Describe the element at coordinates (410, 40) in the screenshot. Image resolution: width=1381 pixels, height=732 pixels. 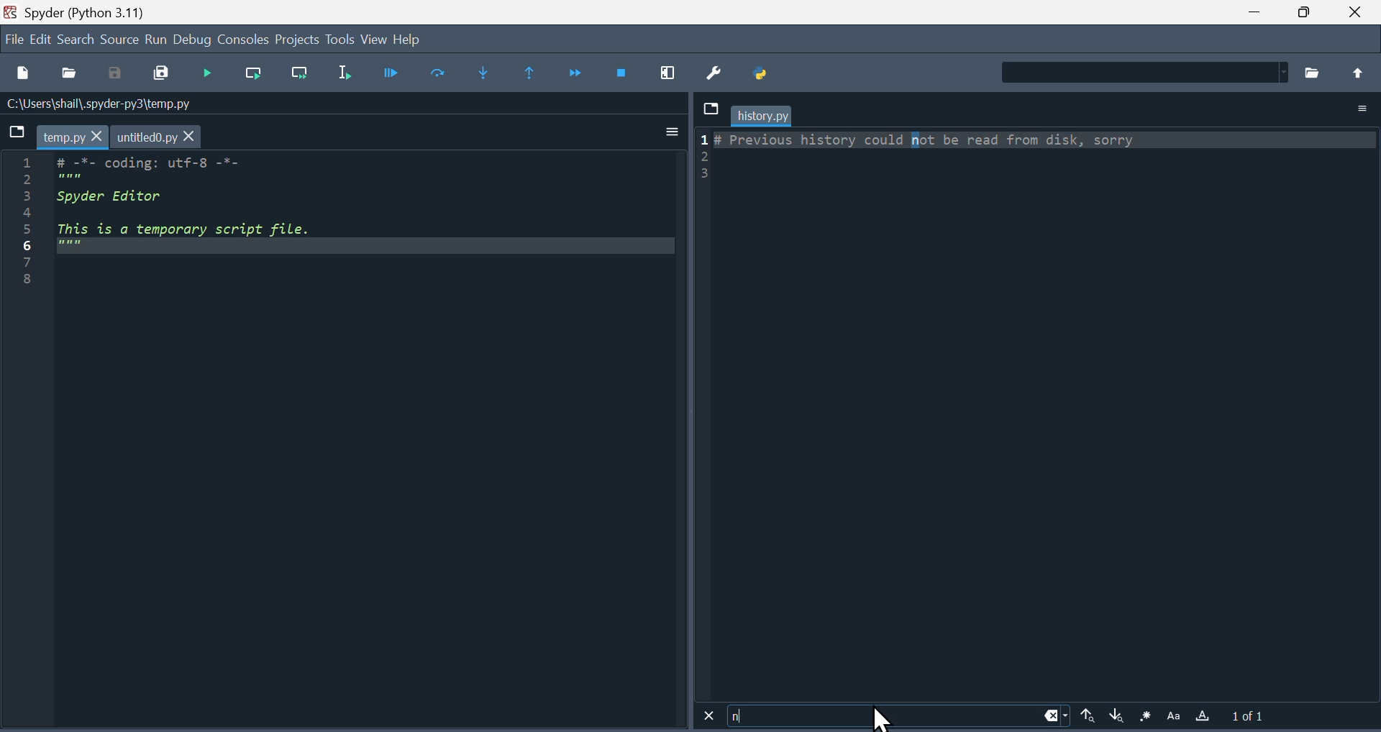
I see `Help` at that location.